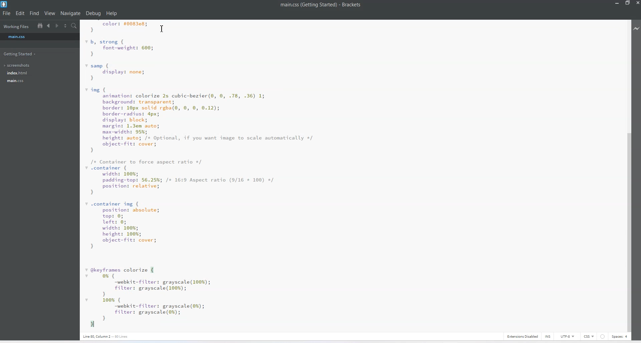 This screenshot has height=343, width=641. What do you see at coordinates (637, 3) in the screenshot?
I see `Close` at bounding box center [637, 3].